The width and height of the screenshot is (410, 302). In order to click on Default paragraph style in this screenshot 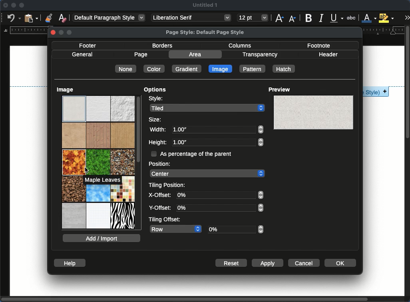, I will do `click(109, 18)`.